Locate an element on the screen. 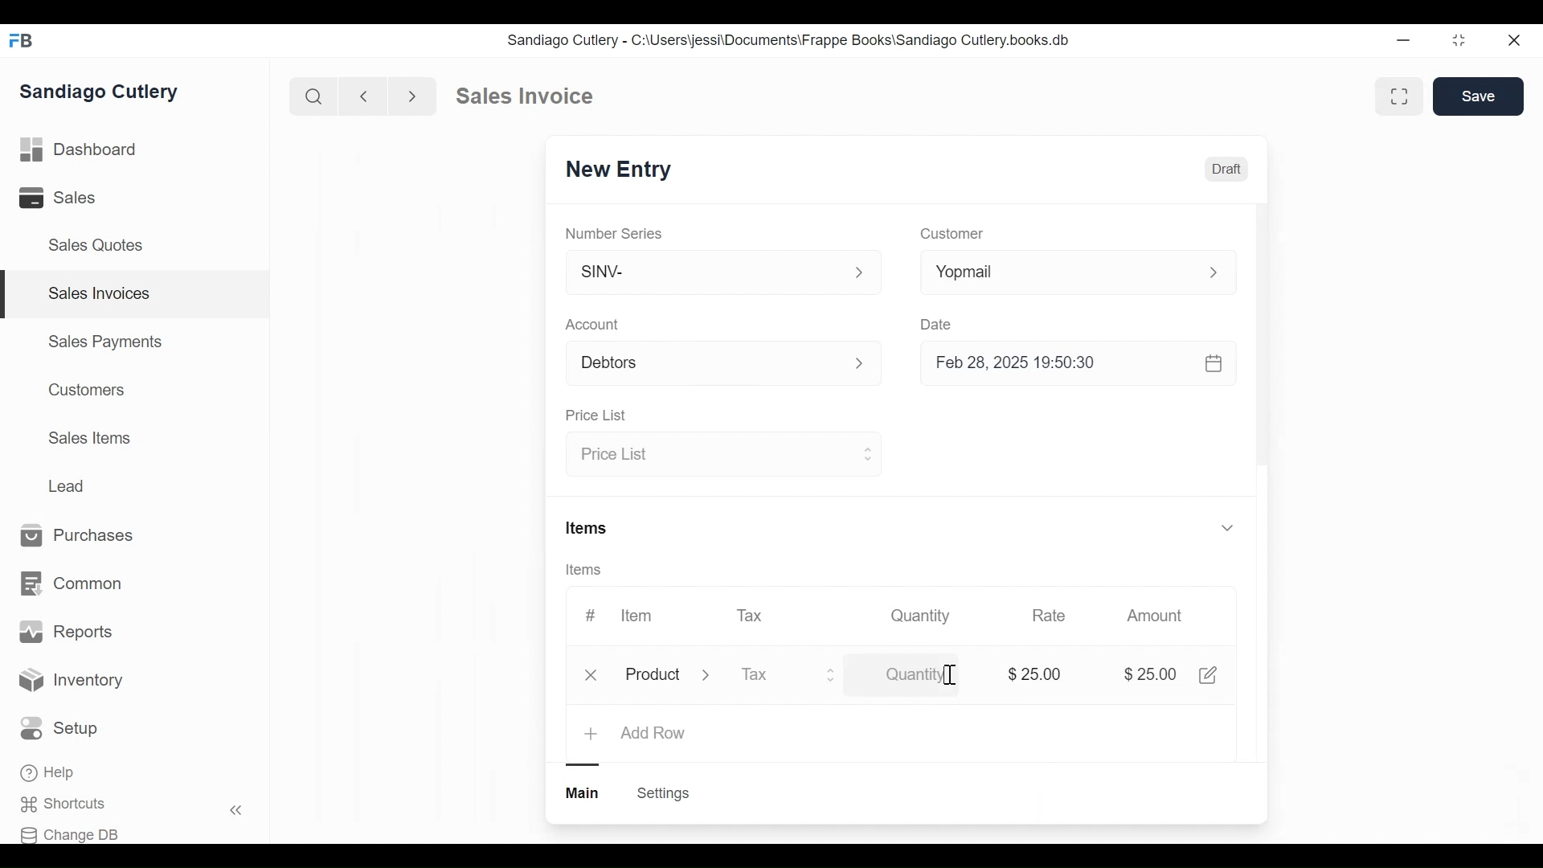 This screenshot has height=868, width=1543. share is located at coordinates (1212, 675).